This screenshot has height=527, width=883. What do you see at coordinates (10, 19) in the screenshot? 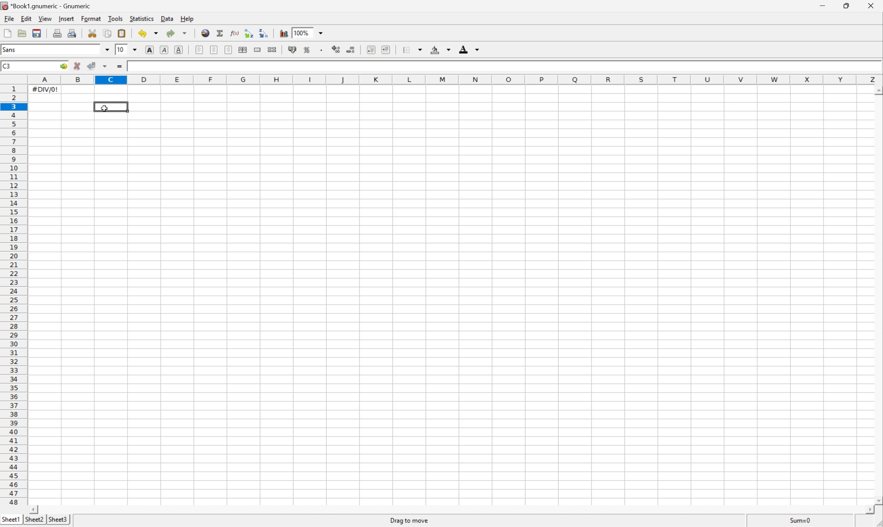
I see `File` at bounding box center [10, 19].